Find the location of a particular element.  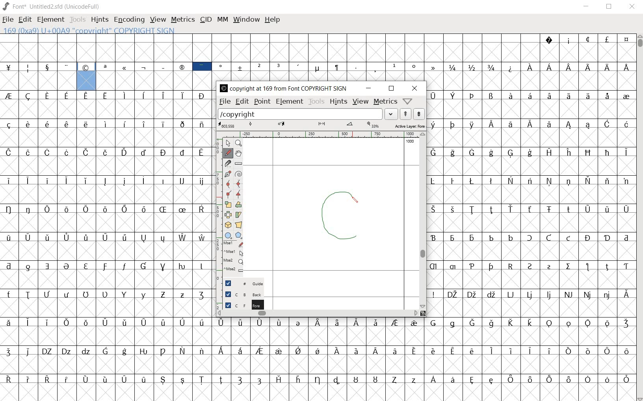

Rotate the selection is located at coordinates (239, 214).